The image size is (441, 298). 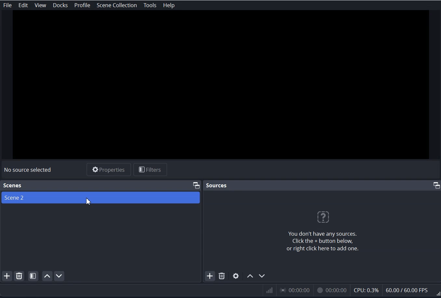 What do you see at coordinates (262, 276) in the screenshot?
I see `Move Source Down` at bounding box center [262, 276].